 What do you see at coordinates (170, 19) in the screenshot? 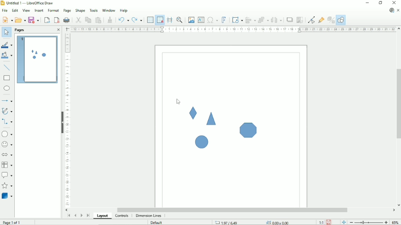
I see `Helplines while moving` at bounding box center [170, 19].